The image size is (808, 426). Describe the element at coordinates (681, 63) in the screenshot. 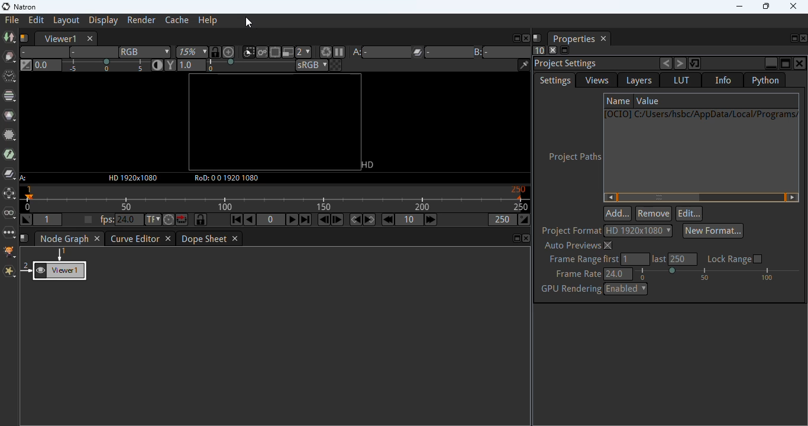

I see `redo the last change made to the operator` at that location.